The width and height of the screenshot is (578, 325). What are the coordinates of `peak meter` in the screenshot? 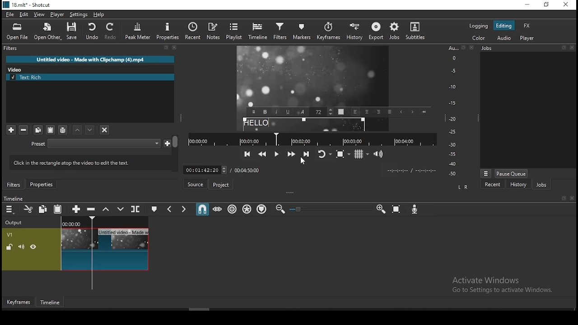 It's located at (138, 31).